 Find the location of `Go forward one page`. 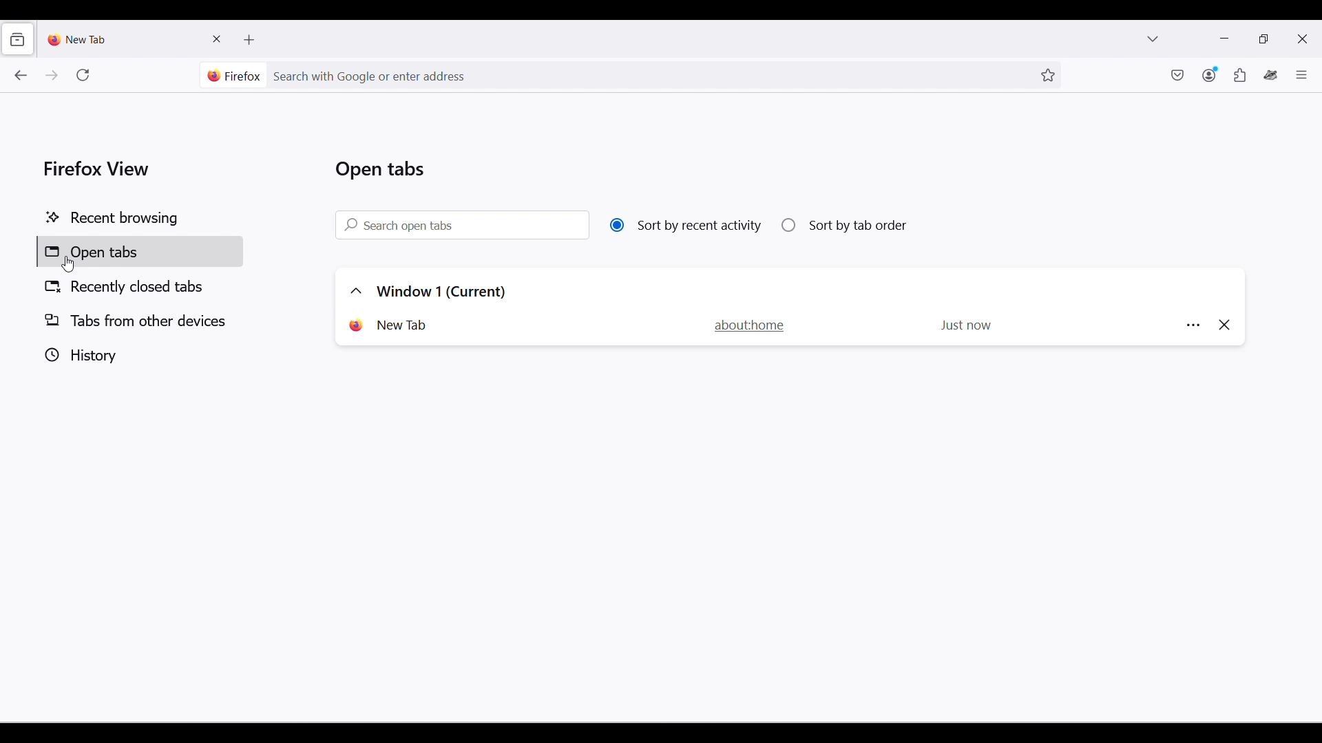

Go forward one page is located at coordinates (50, 75).